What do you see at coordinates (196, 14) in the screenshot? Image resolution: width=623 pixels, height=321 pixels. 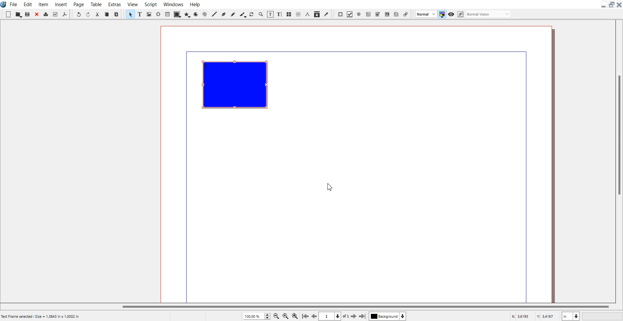 I see `Arc` at bounding box center [196, 14].